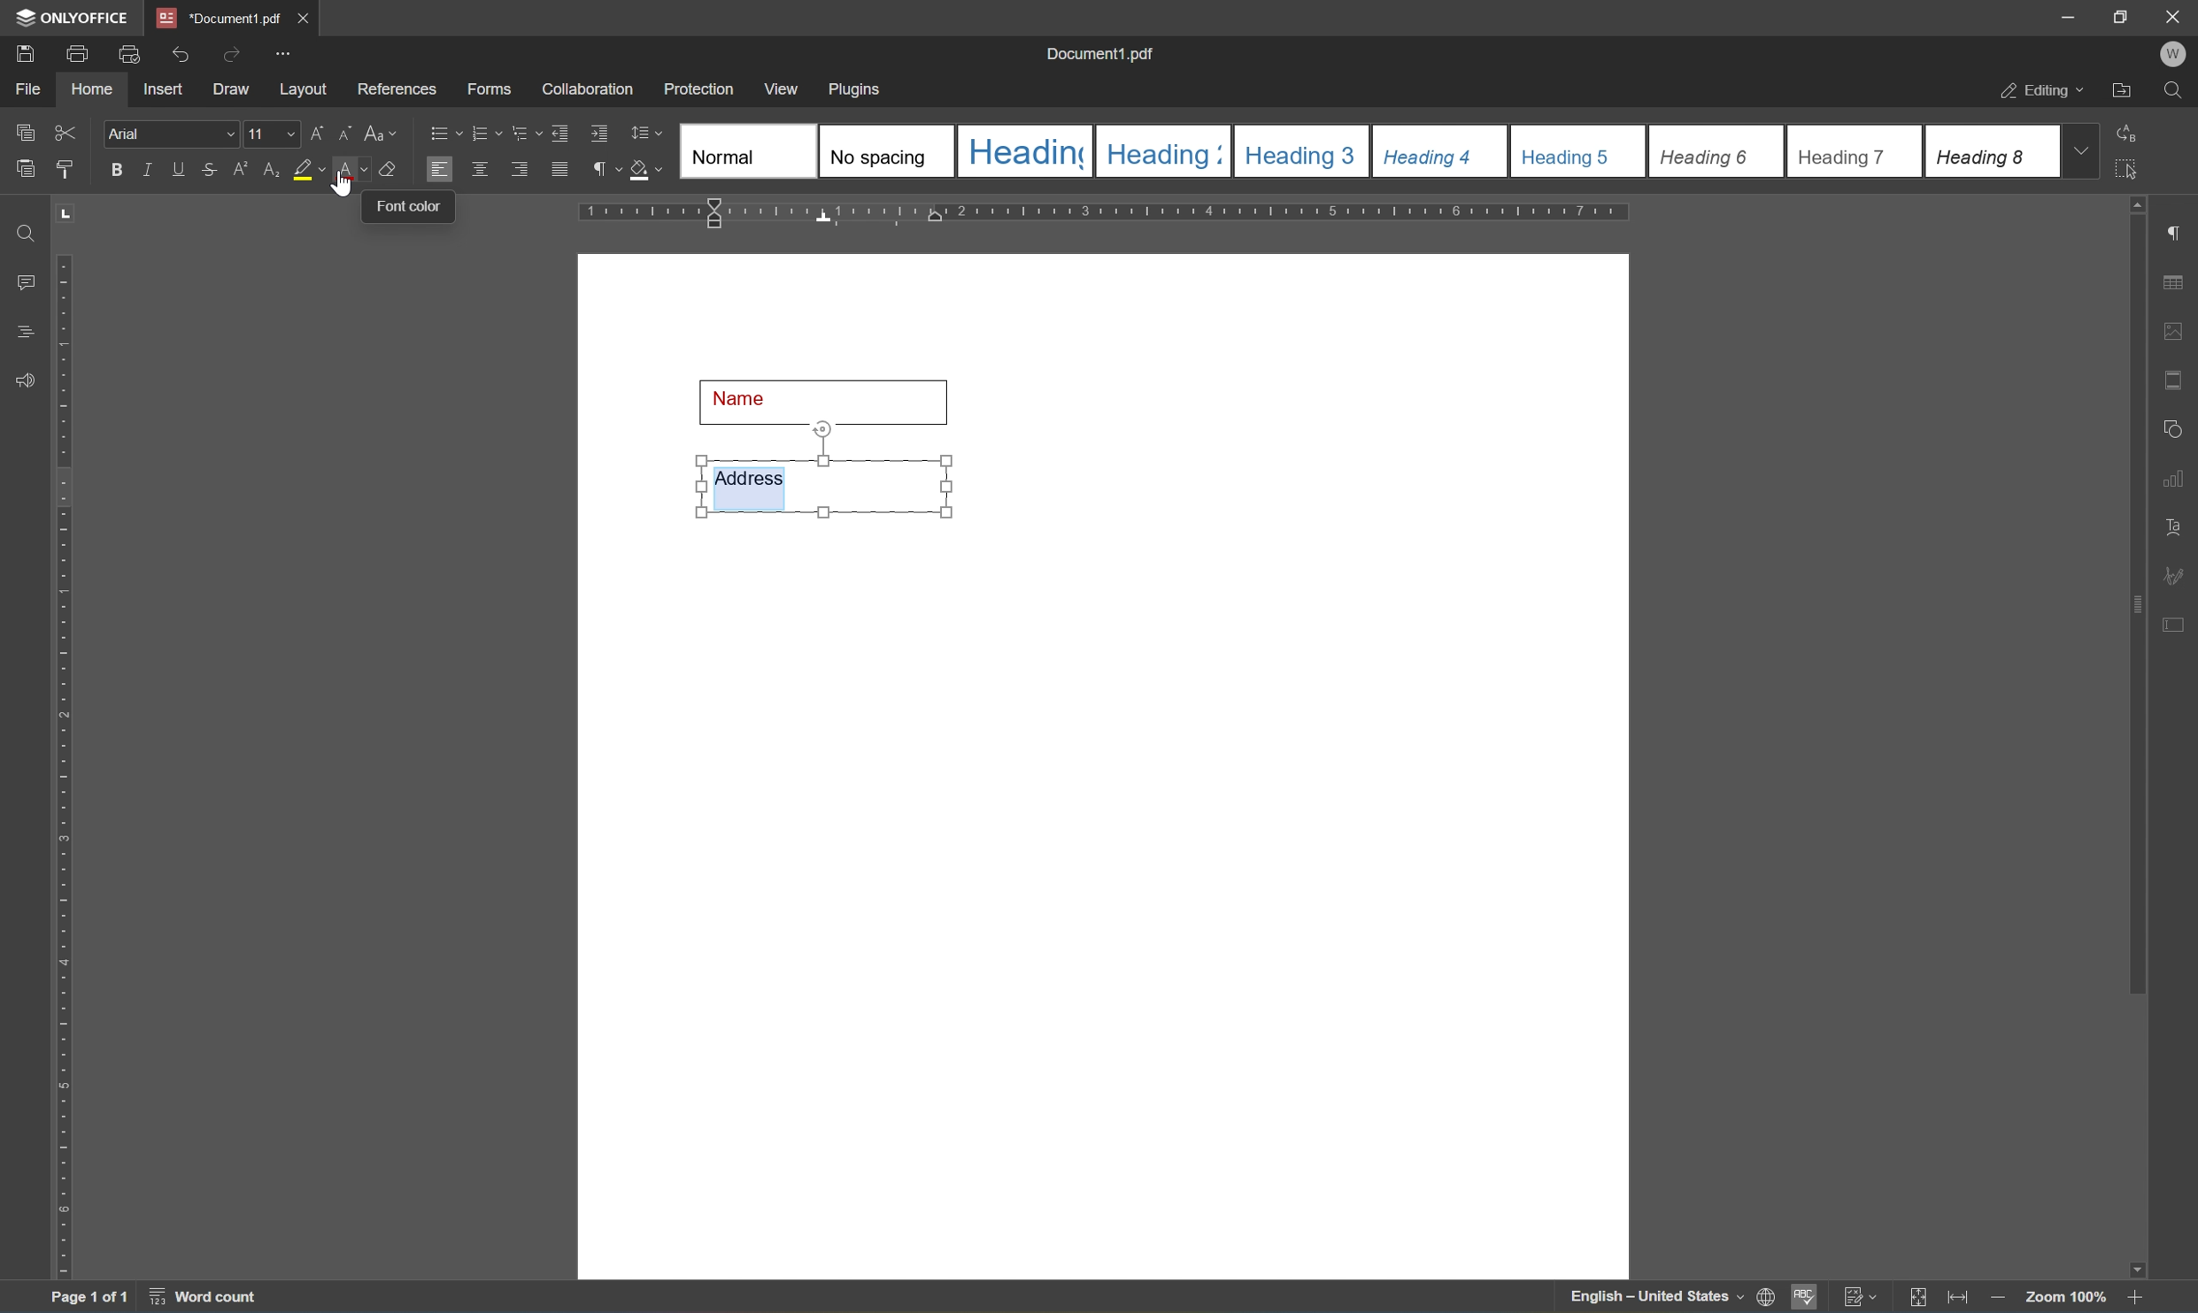  I want to click on layout, so click(301, 92).